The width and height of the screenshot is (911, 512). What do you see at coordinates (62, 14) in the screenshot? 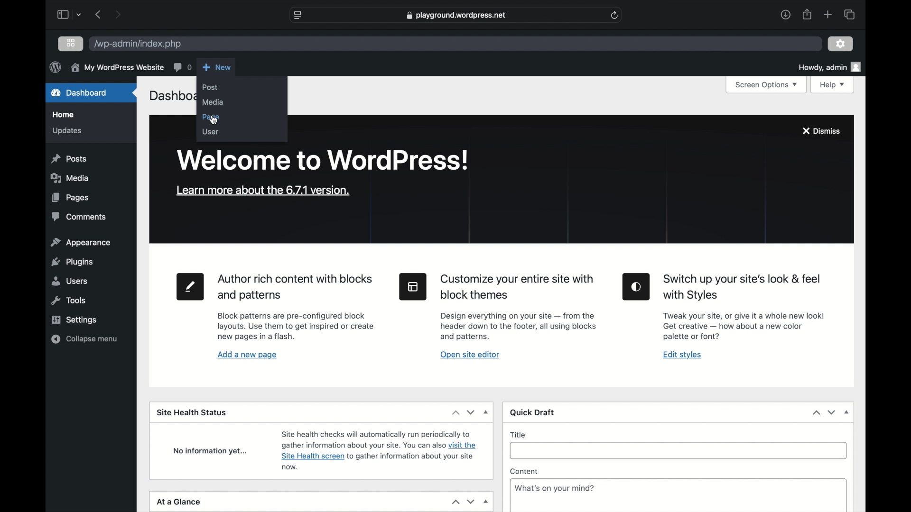
I see `sidebar` at bounding box center [62, 14].